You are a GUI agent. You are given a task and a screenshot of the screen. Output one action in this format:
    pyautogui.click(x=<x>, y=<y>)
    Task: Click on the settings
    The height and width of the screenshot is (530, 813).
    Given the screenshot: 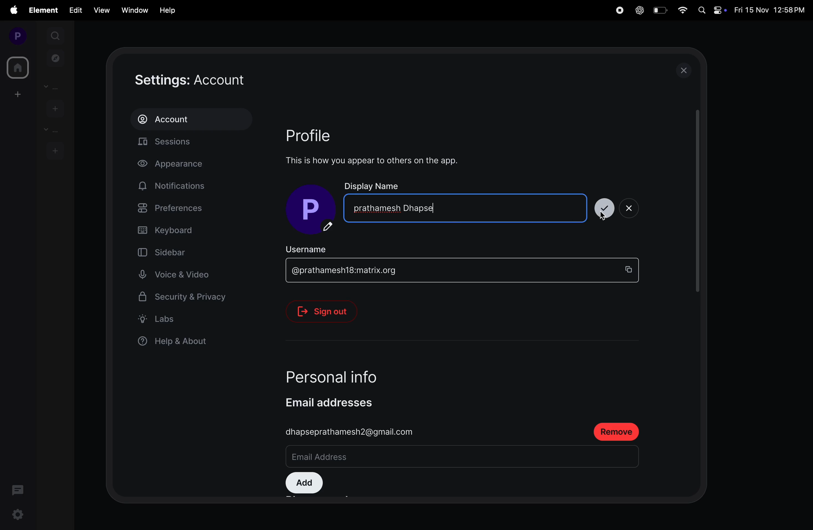 What is the action you would take?
    pyautogui.click(x=18, y=516)
    